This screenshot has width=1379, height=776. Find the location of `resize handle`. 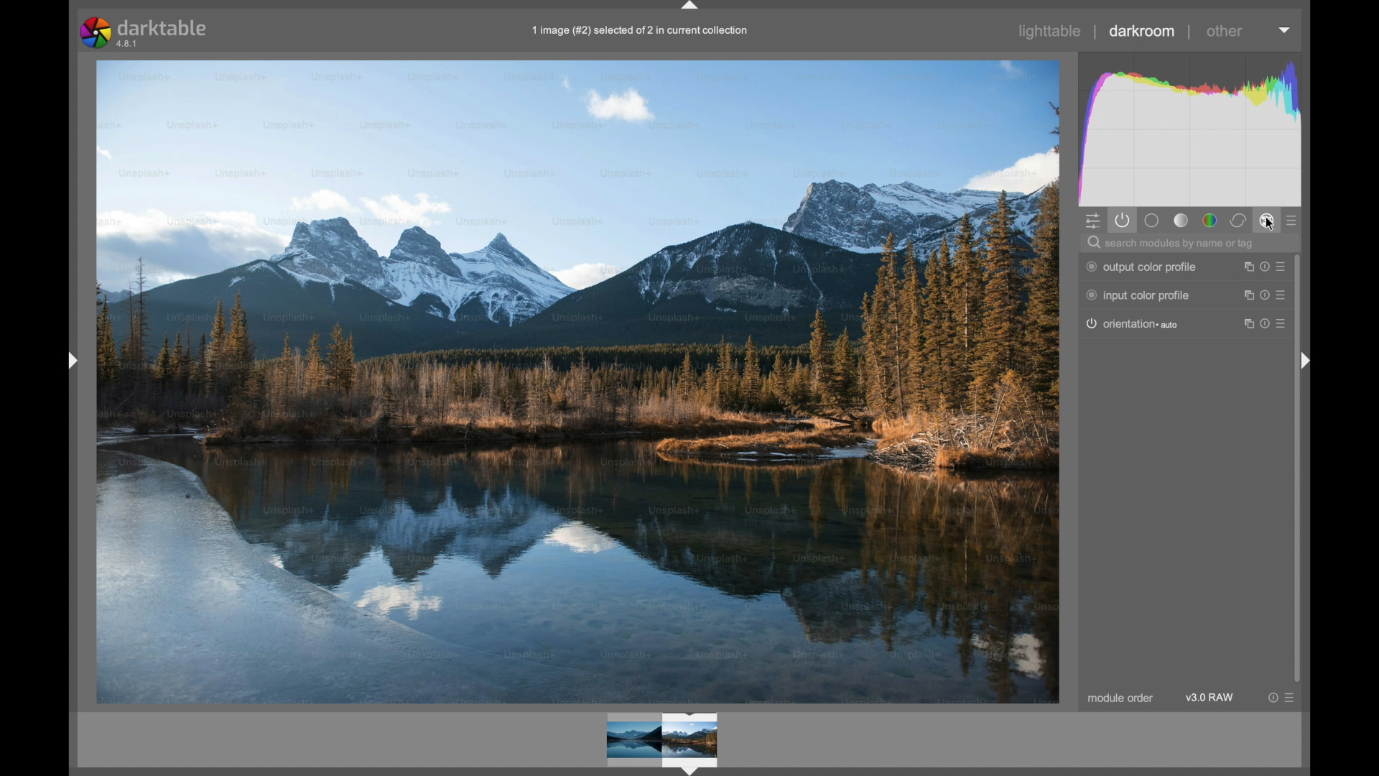

resize handle is located at coordinates (1284, 324).